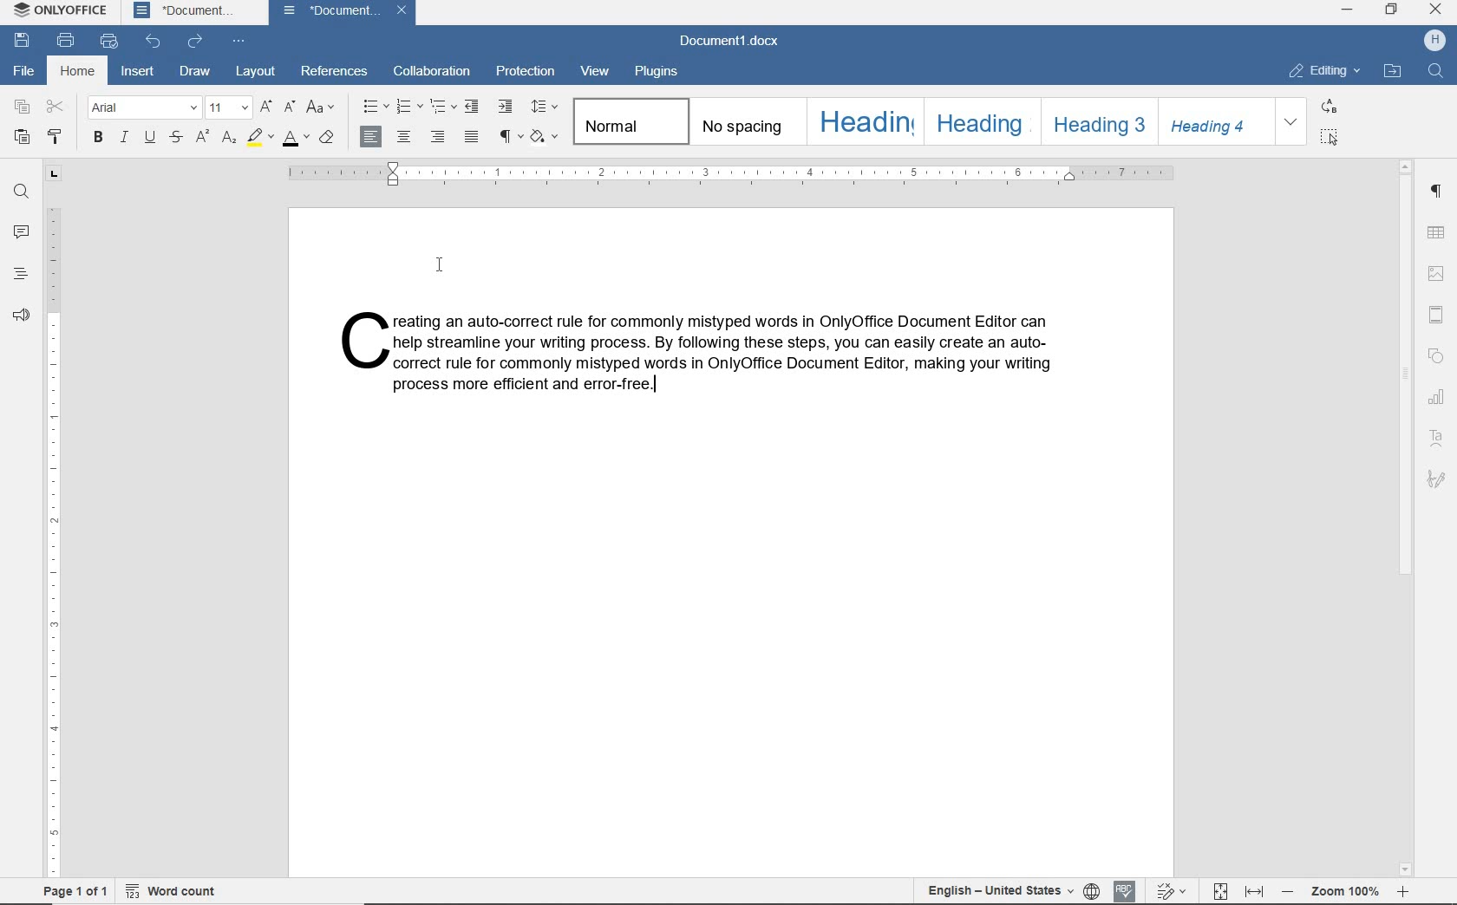 The height and width of the screenshot is (905, 1457). What do you see at coordinates (1434, 9) in the screenshot?
I see `CLOSE` at bounding box center [1434, 9].